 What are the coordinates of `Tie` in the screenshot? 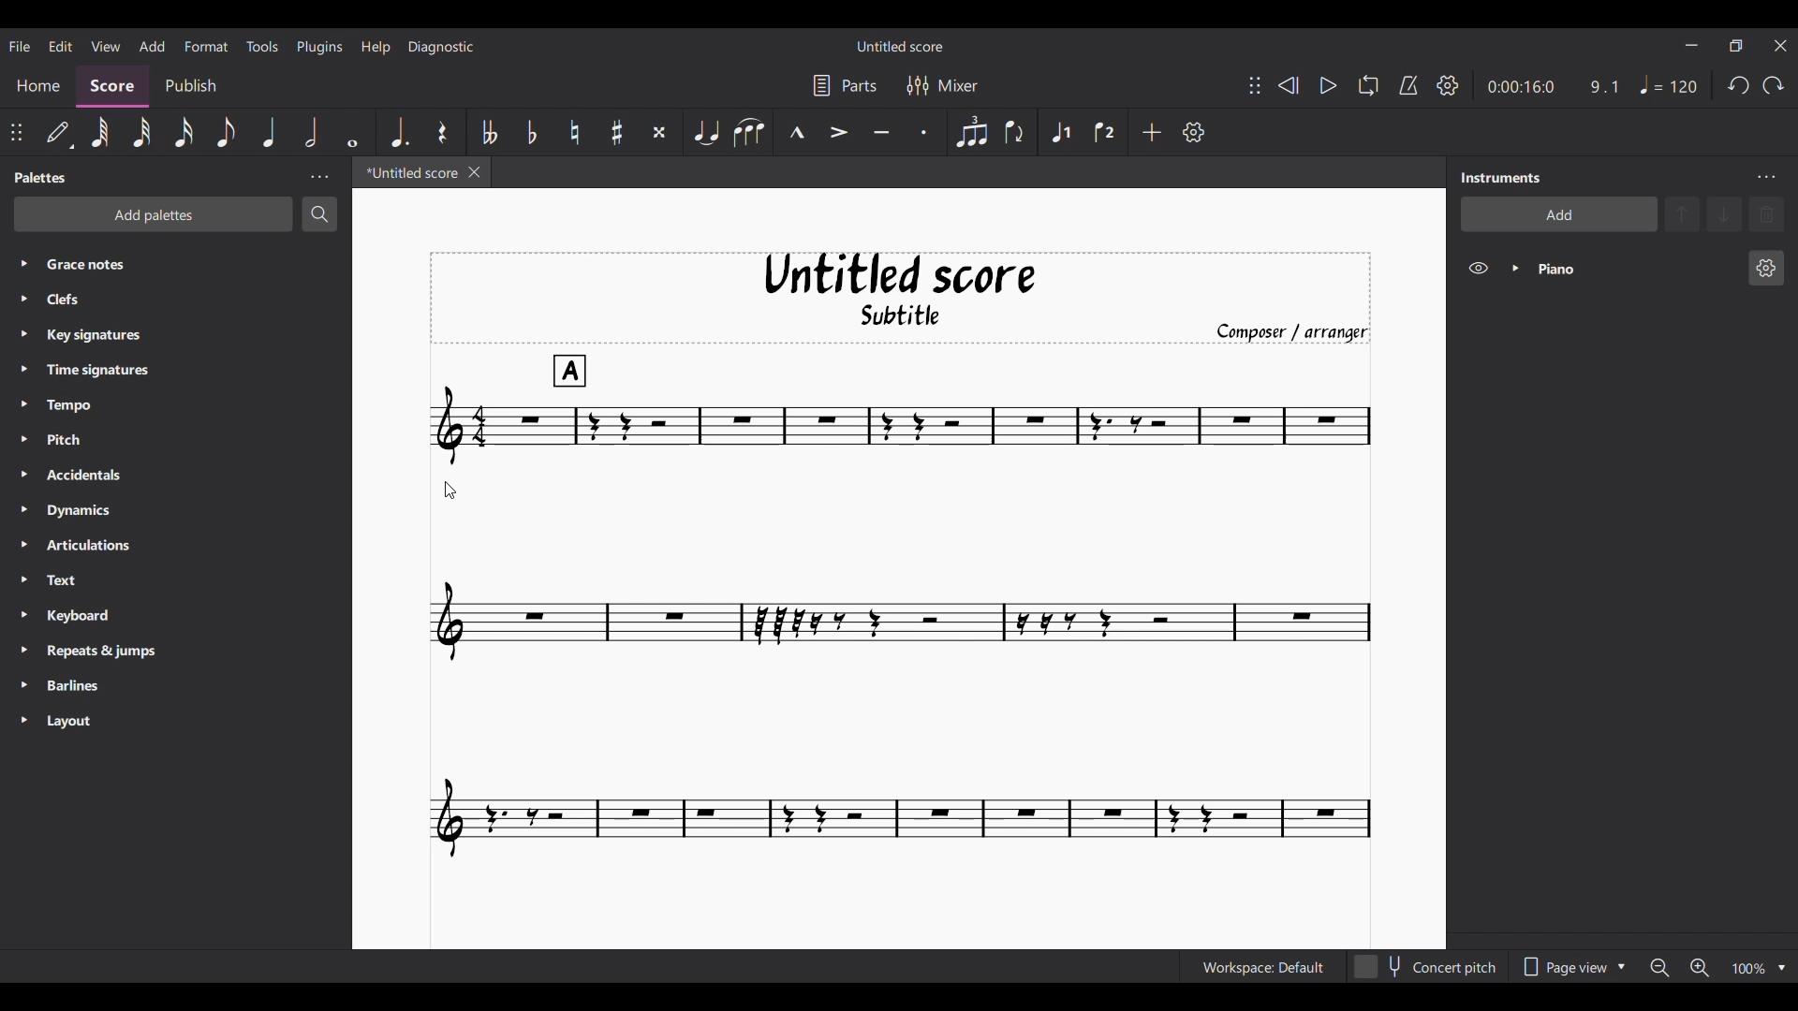 It's located at (705, 131).